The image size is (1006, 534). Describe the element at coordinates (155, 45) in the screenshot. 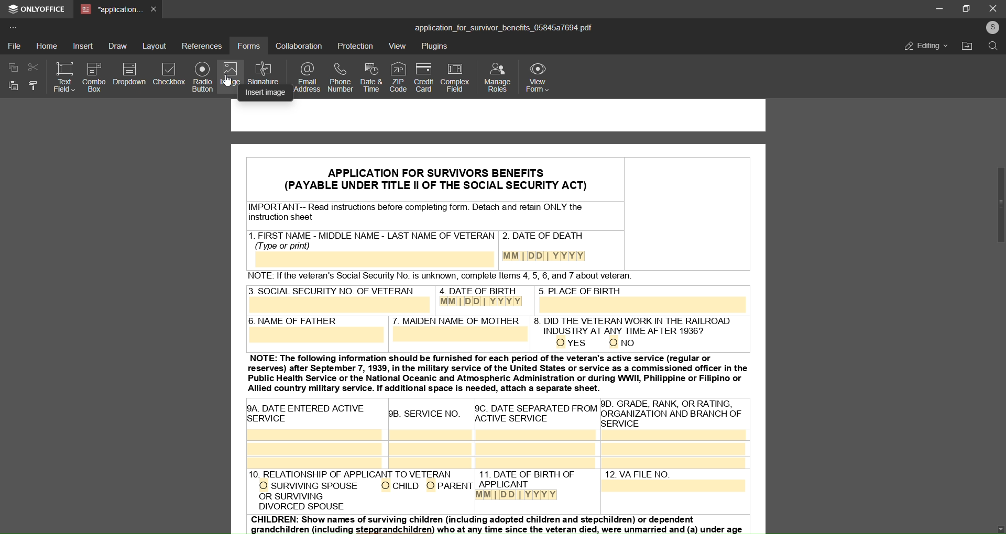

I see `layout` at that location.